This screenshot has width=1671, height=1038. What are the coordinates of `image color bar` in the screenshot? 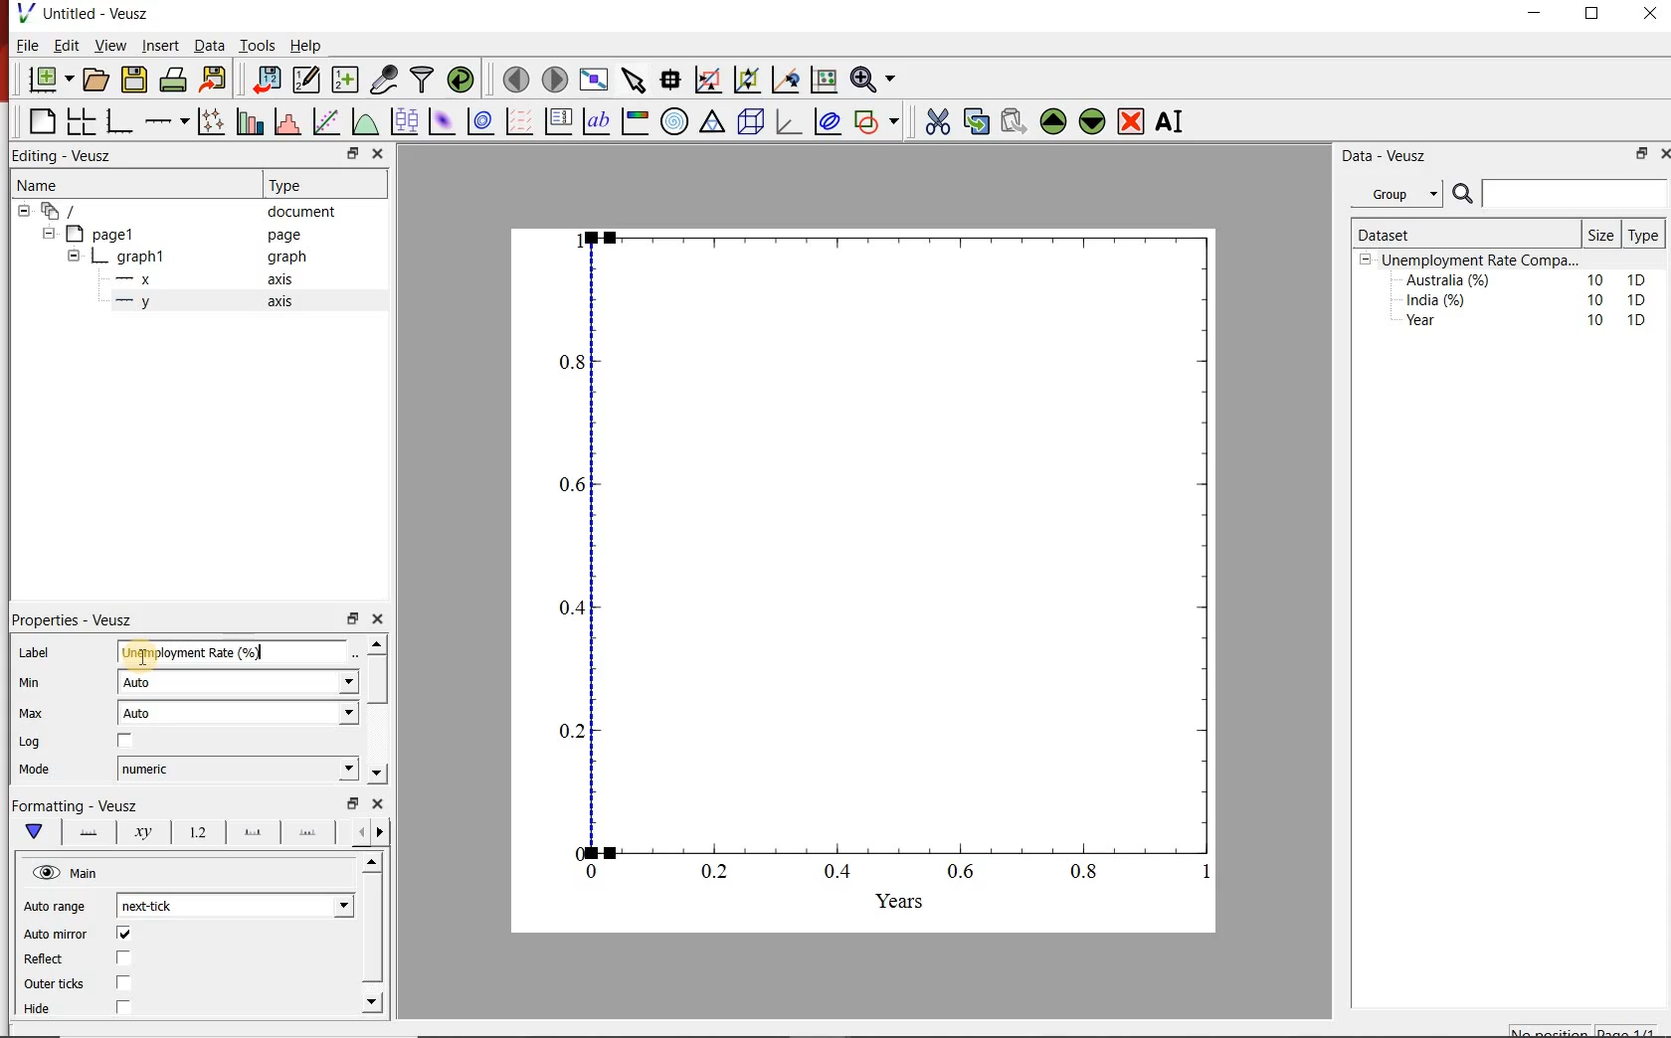 It's located at (635, 122).